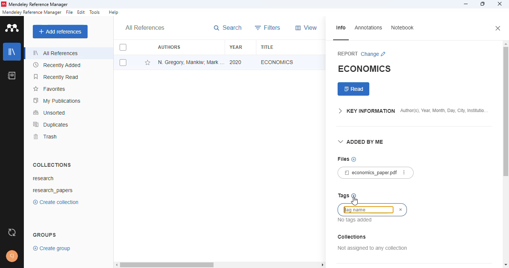 This screenshot has height=268, width=509. Describe the element at coordinates (12, 256) in the screenshot. I see `profile` at that location.